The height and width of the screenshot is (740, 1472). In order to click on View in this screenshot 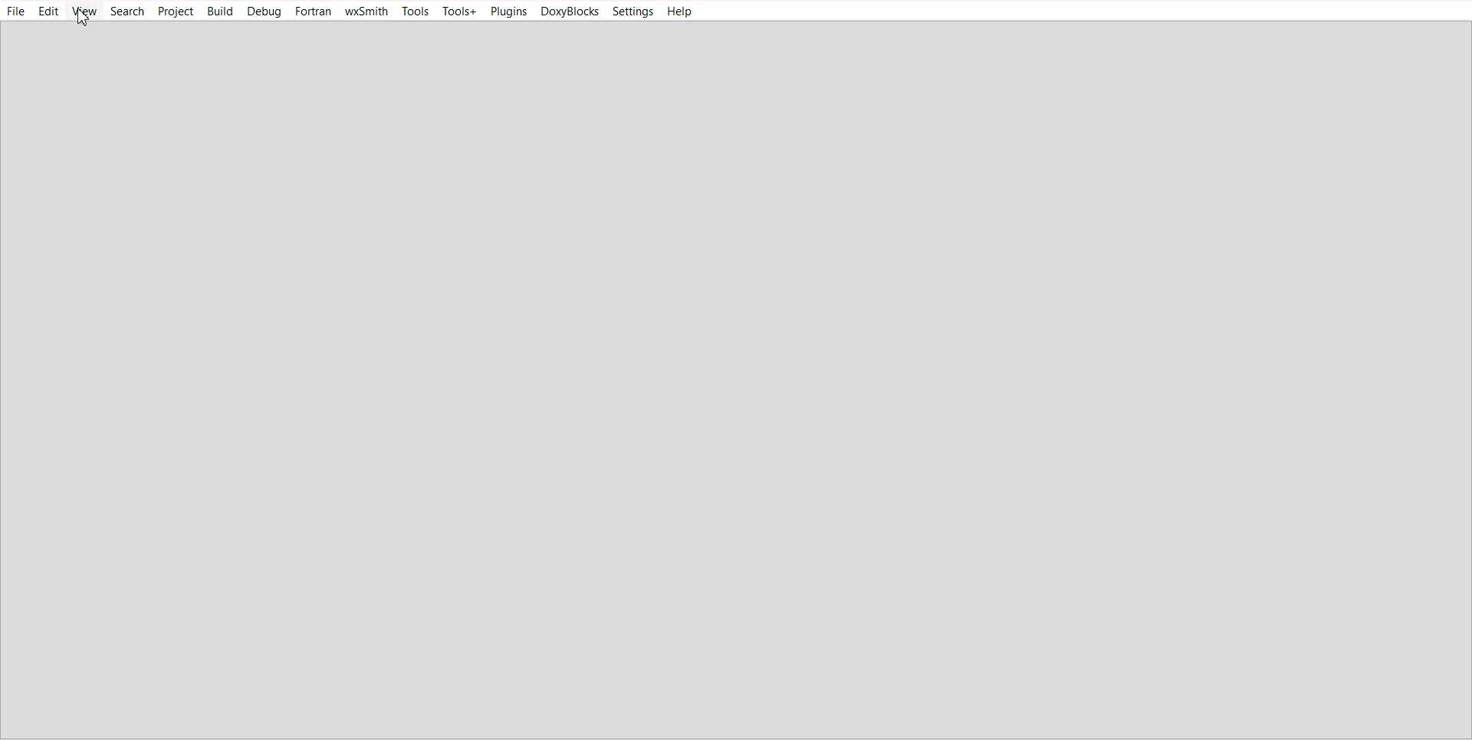, I will do `click(84, 11)`.